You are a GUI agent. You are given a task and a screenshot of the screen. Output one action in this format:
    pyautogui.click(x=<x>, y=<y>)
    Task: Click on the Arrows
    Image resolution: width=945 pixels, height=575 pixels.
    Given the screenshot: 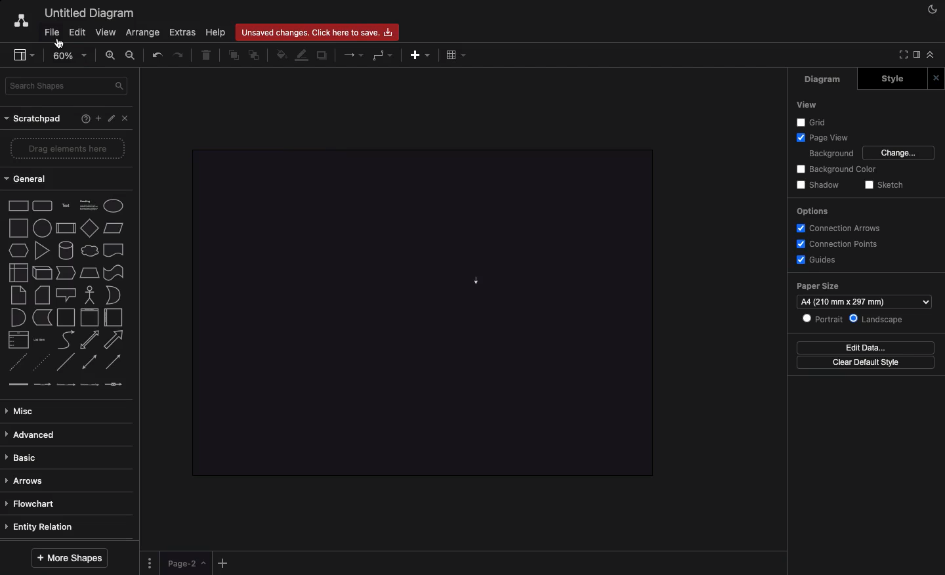 What is the action you would take?
    pyautogui.click(x=29, y=480)
    